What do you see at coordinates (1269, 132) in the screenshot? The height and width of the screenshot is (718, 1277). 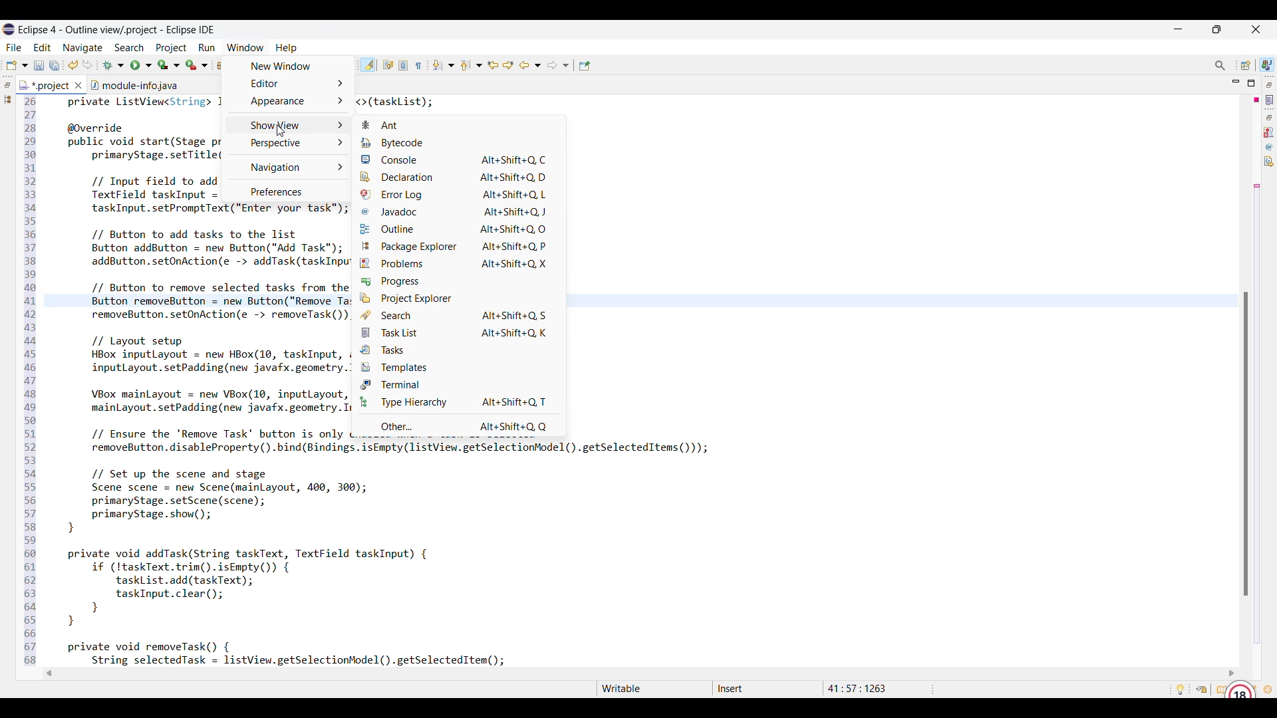 I see `Problems` at bounding box center [1269, 132].